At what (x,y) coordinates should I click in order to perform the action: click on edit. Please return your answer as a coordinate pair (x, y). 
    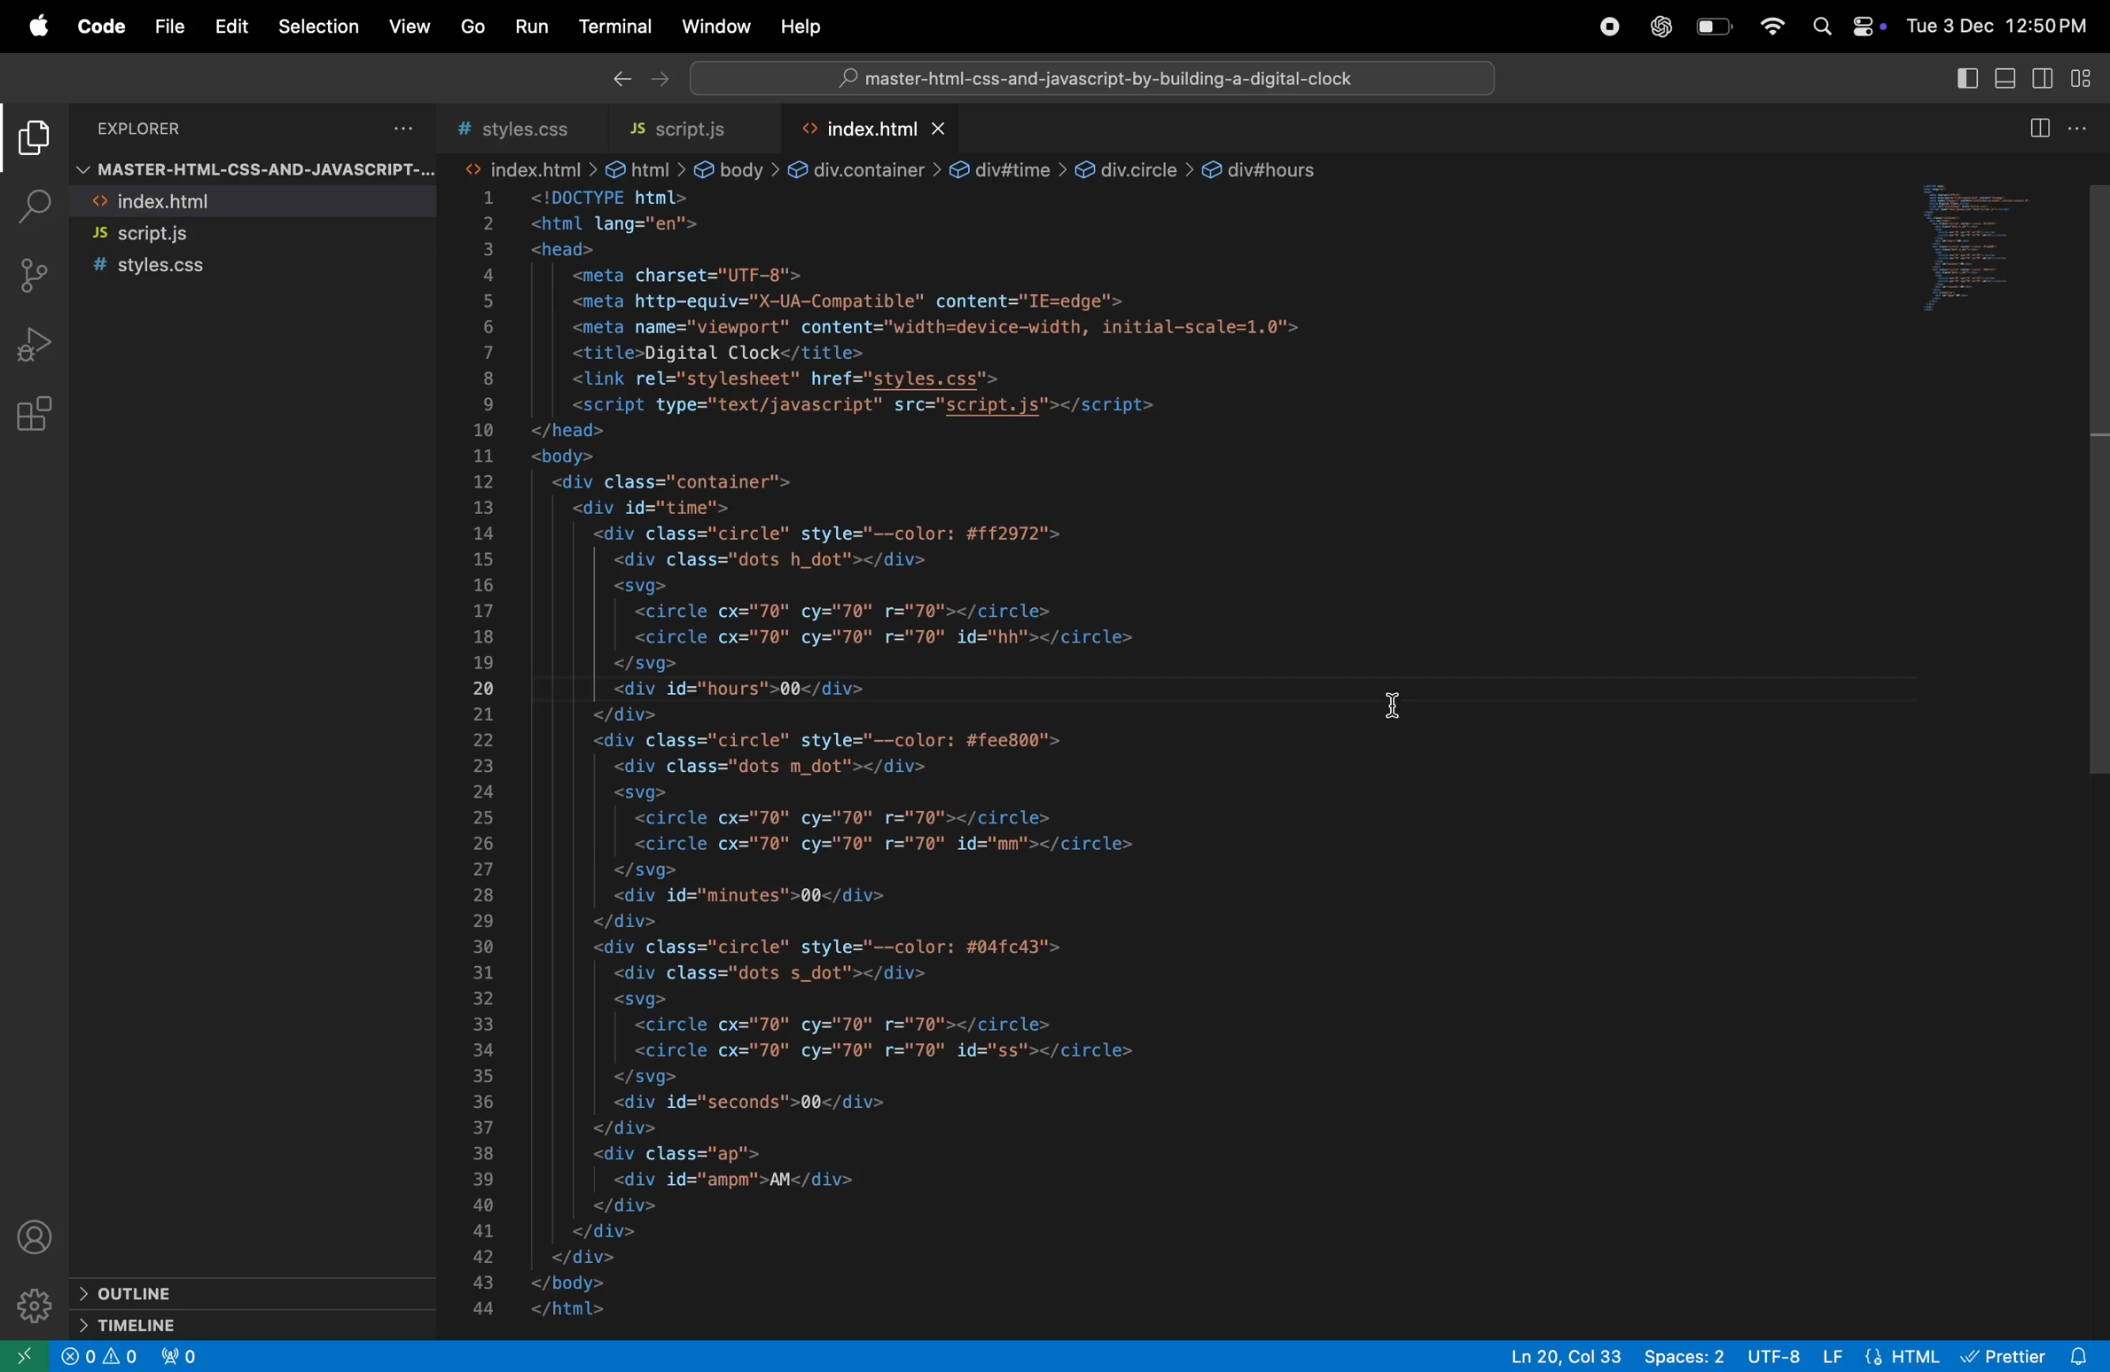
    Looking at the image, I should click on (231, 27).